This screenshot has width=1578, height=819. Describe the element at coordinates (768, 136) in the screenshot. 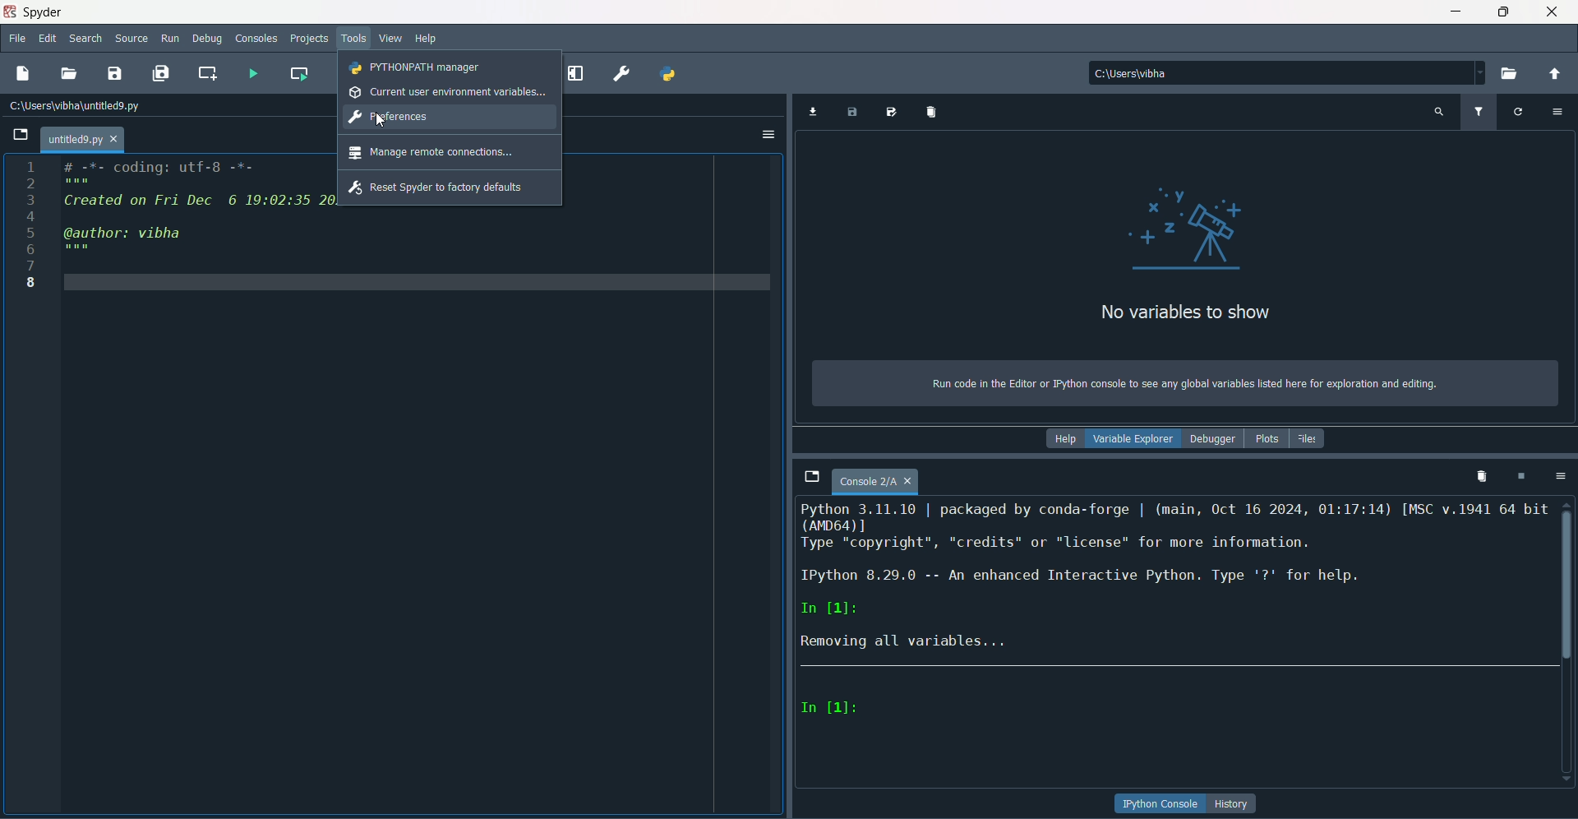

I see `options` at that location.